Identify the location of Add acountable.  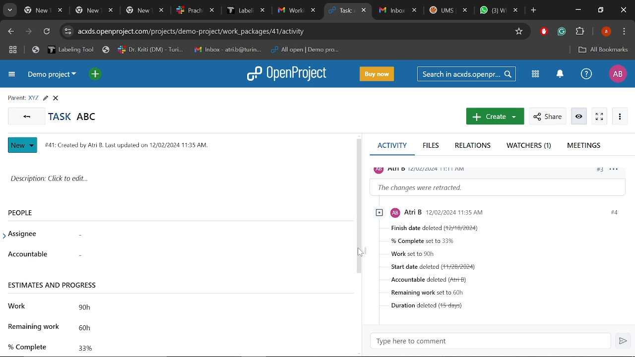
(204, 254).